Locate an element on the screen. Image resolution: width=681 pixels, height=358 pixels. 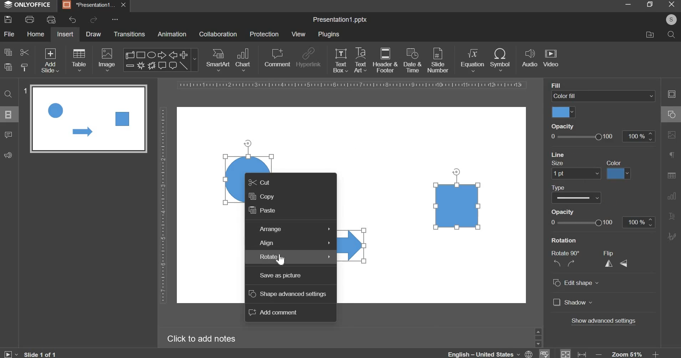
vertical slider is located at coordinates (538, 337).